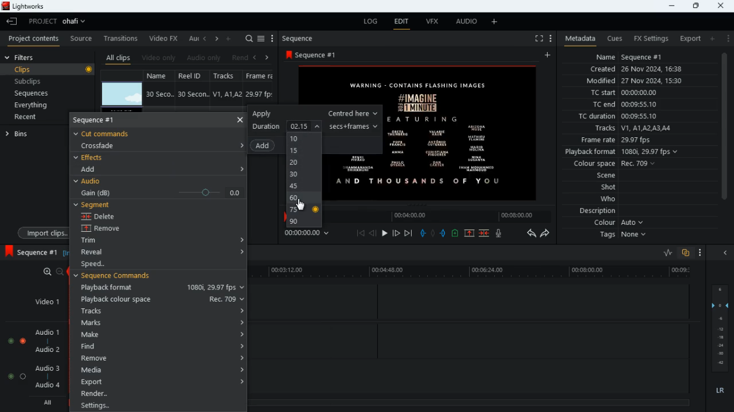 Image resolution: width=734 pixels, height=412 pixels. Describe the element at coordinates (549, 38) in the screenshot. I see `more` at that location.